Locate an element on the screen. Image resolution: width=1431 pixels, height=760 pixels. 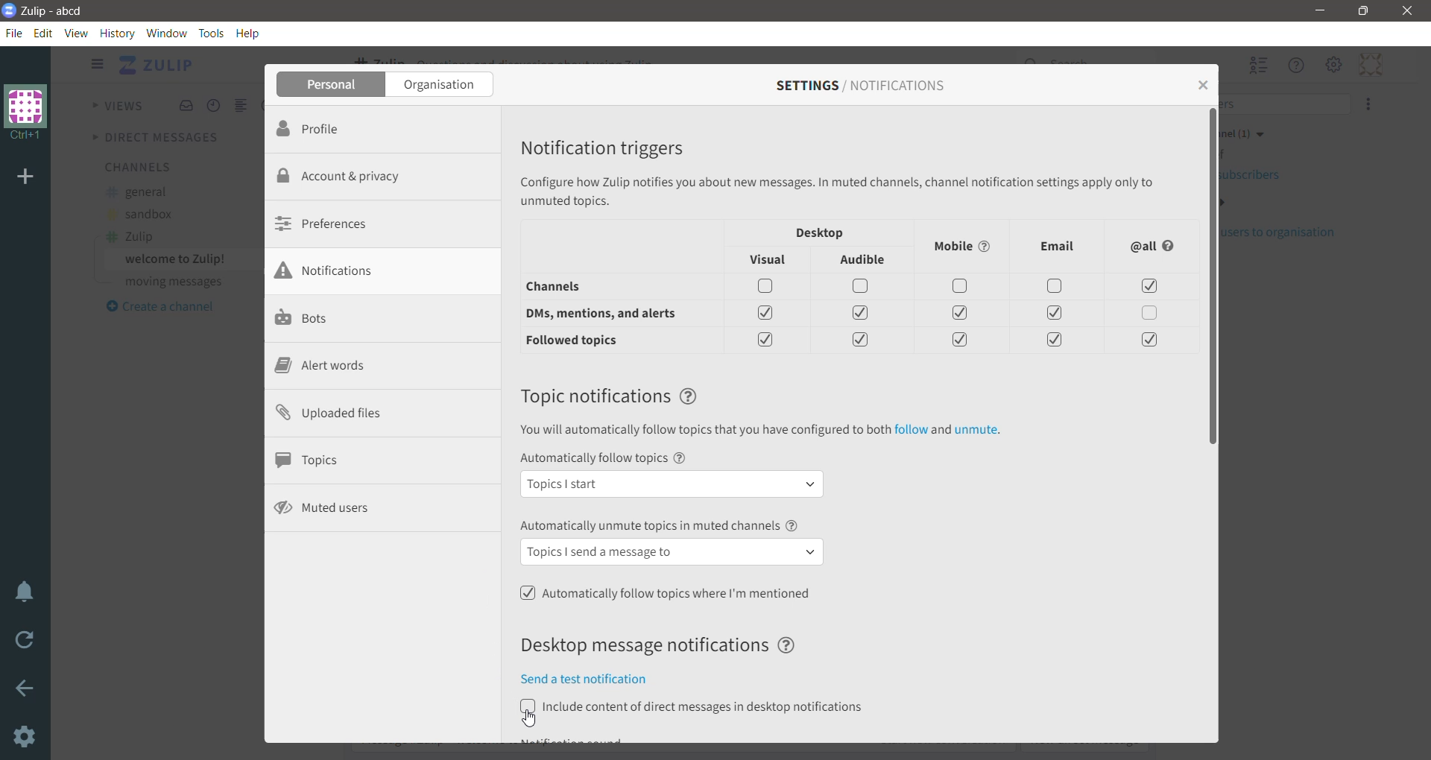
mobile is located at coordinates (965, 246).